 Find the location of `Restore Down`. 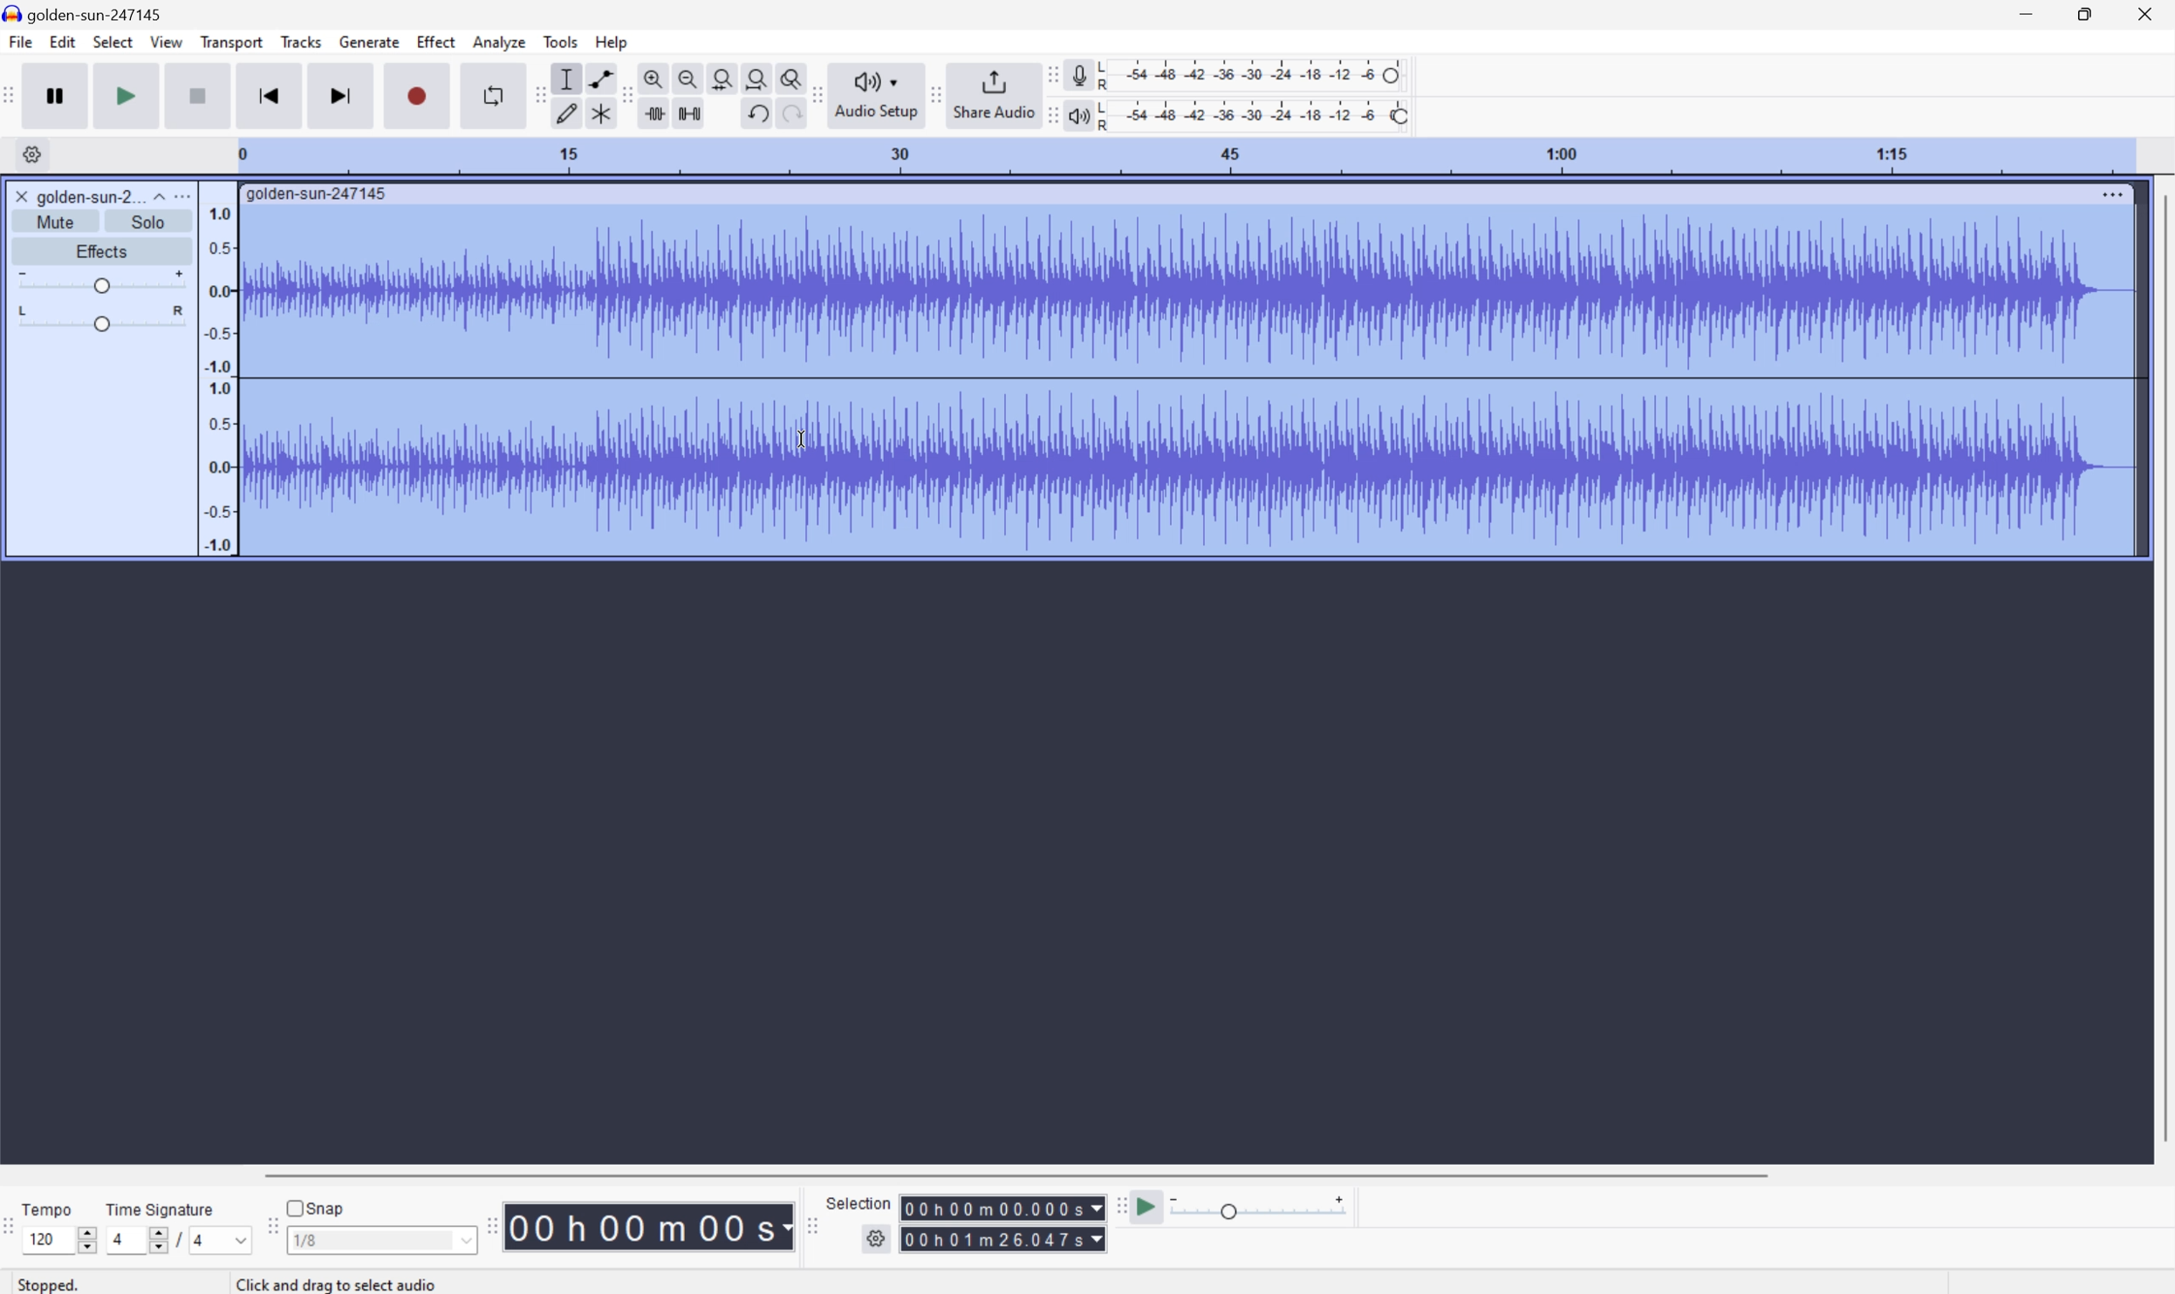

Restore Down is located at coordinates (2084, 16).